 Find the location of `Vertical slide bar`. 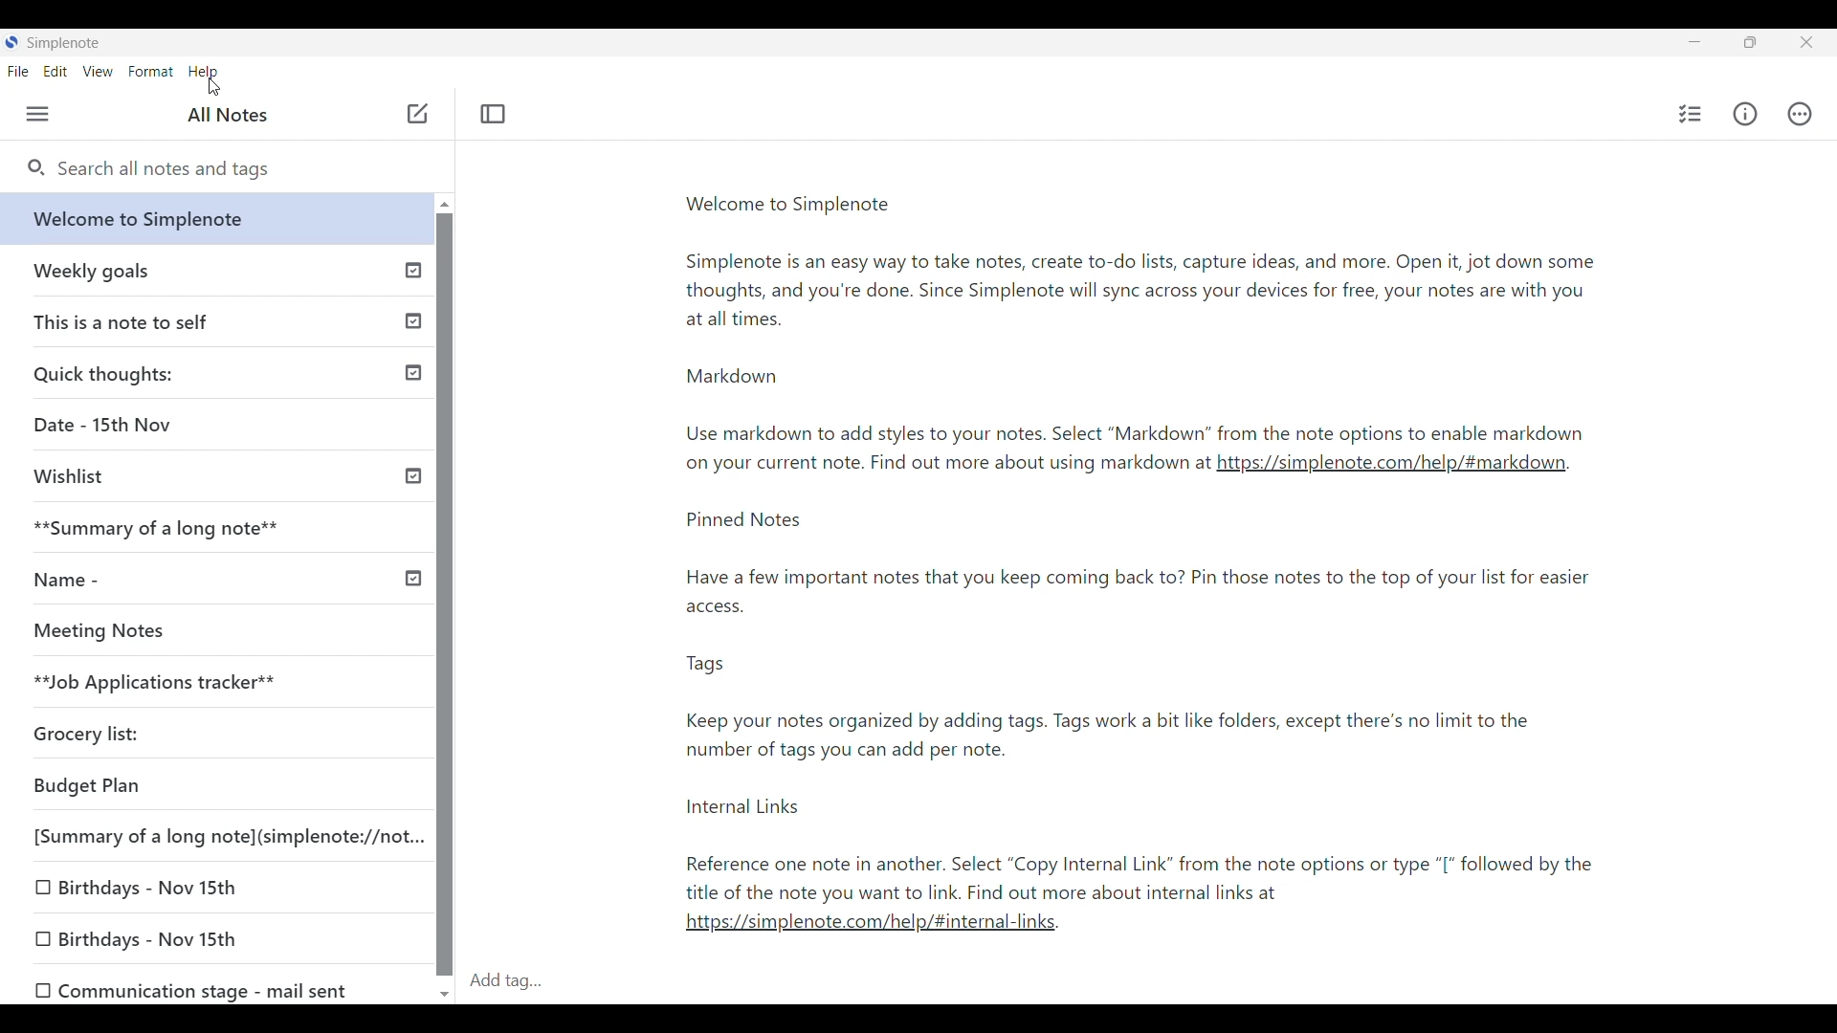

Vertical slide bar is located at coordinates (445, 594).